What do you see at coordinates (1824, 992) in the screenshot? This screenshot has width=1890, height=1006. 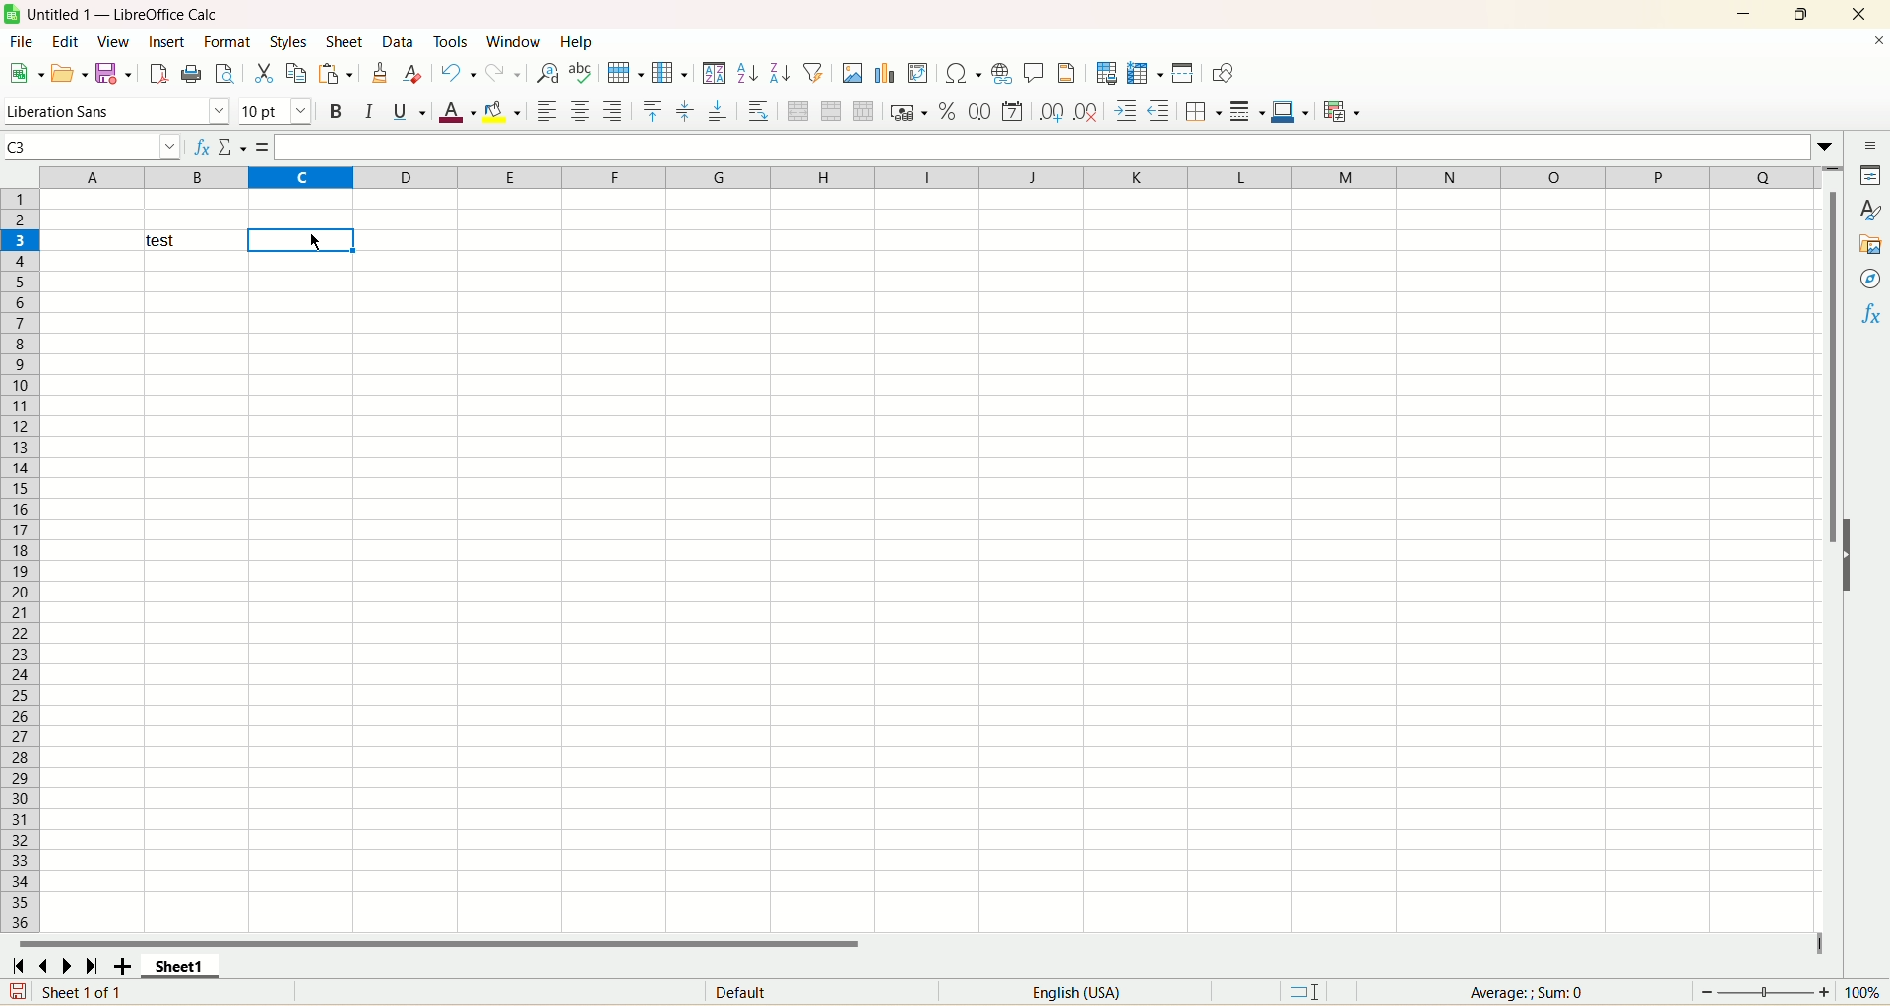 I see `Zoom in` at bounding box center [1824, 992].